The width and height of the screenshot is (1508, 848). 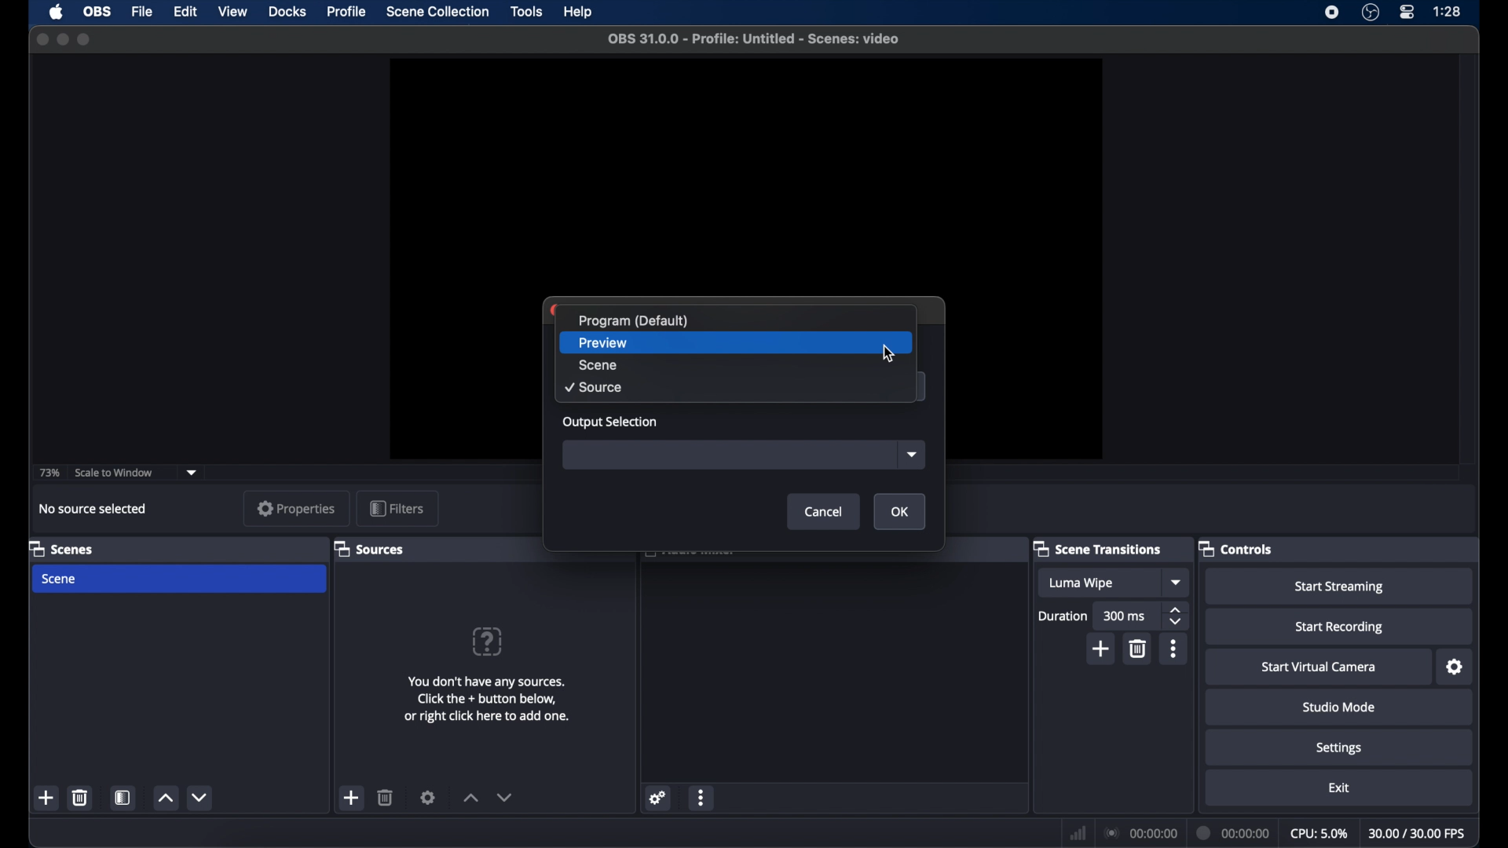 I want to click on scenes, so click(x=68, y=550).